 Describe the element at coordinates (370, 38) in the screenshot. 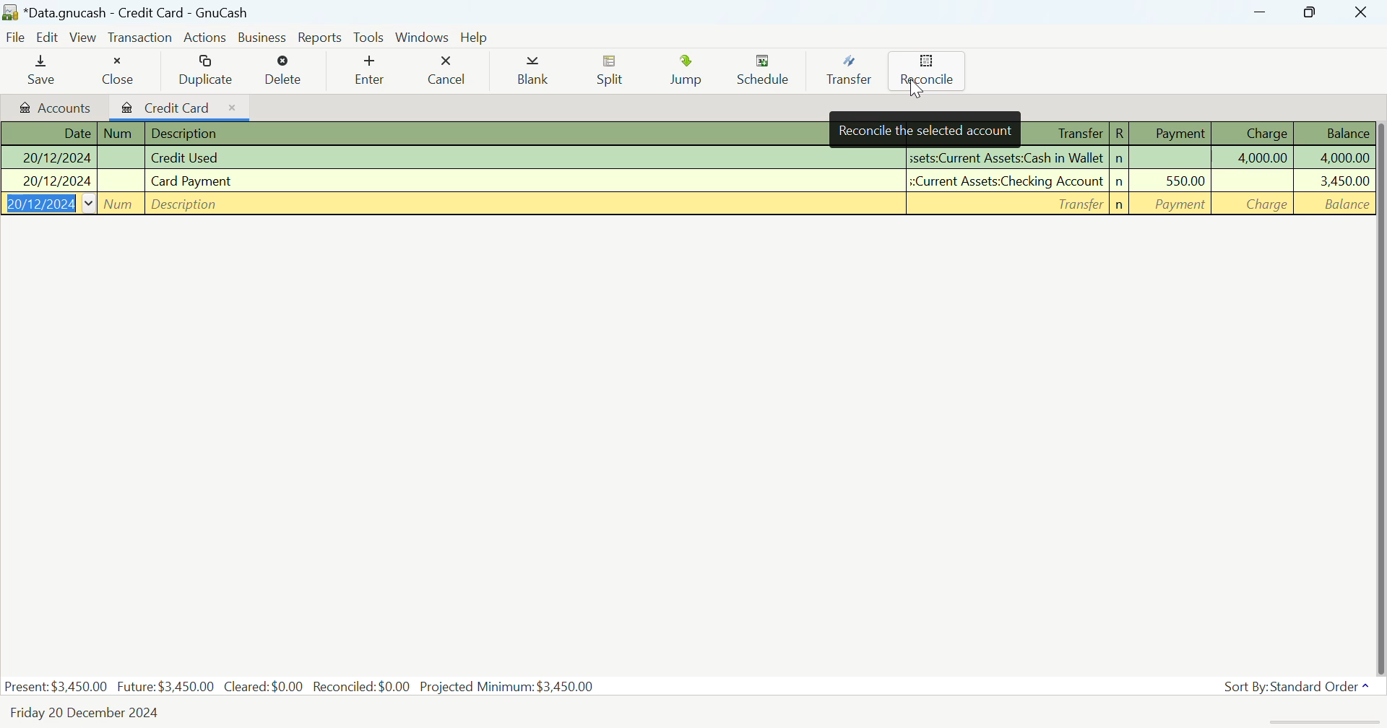

I see `Tools` at that location.